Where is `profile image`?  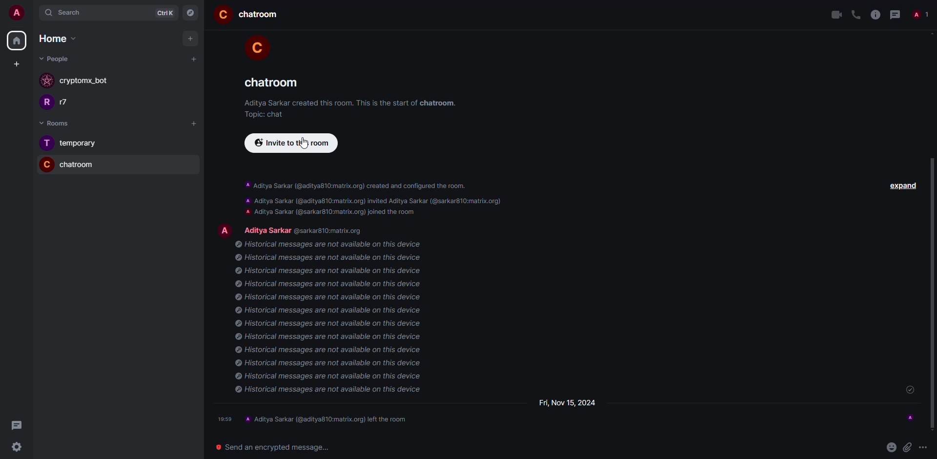 profile image is located at coordinates (47, 82).